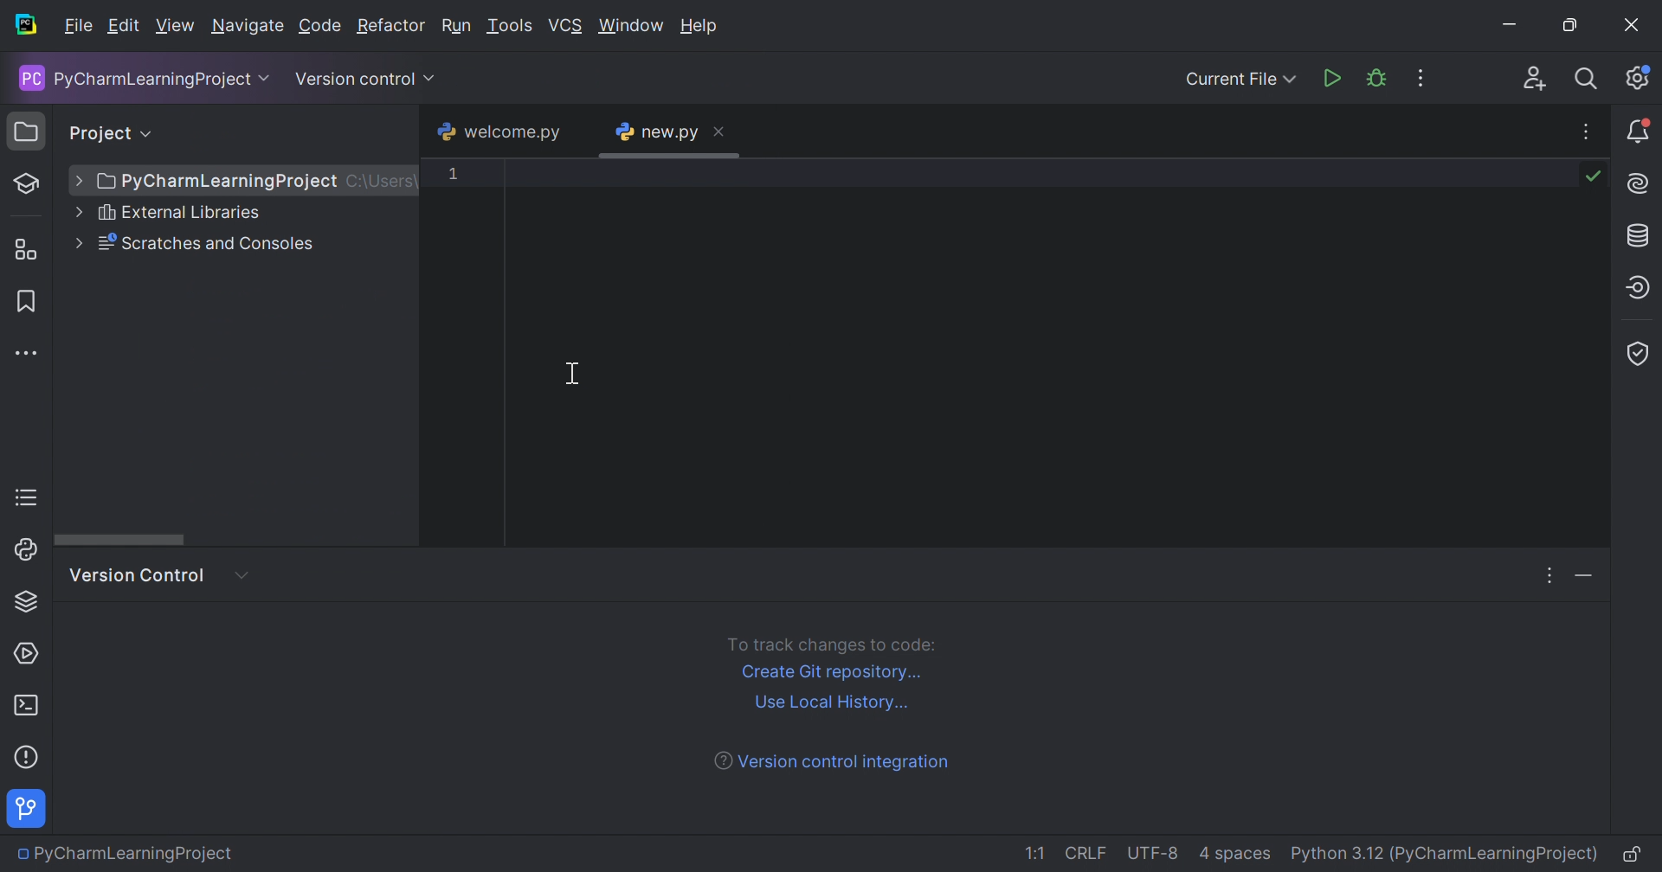  Describe the element at coordinates (1334, 855) in the screenshot. I see `Python 3.12` at that location.